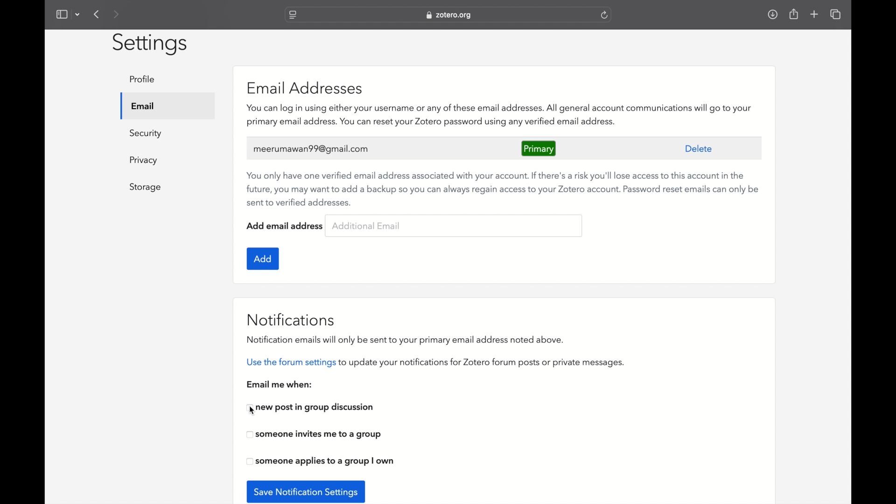 The width and height of the screenshot is (896, 504). I want to click on email addresses, so click(306, 88).